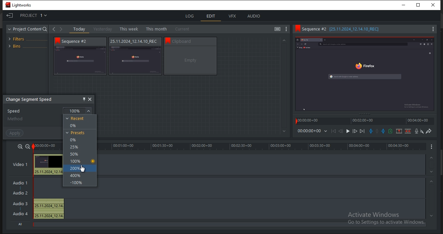  I want to click on this week, so click(128, 29).